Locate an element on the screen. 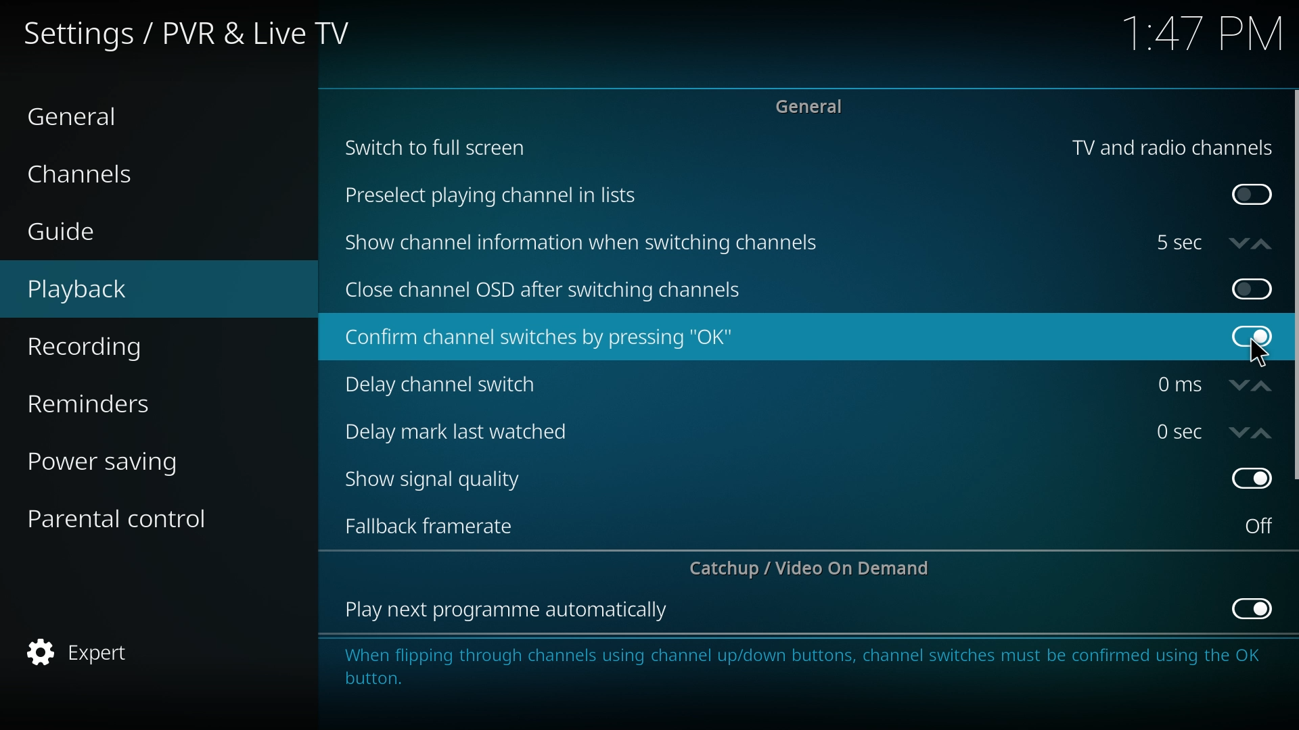 The image size is (1299, 730). channels is located at coordinates (108, 172).